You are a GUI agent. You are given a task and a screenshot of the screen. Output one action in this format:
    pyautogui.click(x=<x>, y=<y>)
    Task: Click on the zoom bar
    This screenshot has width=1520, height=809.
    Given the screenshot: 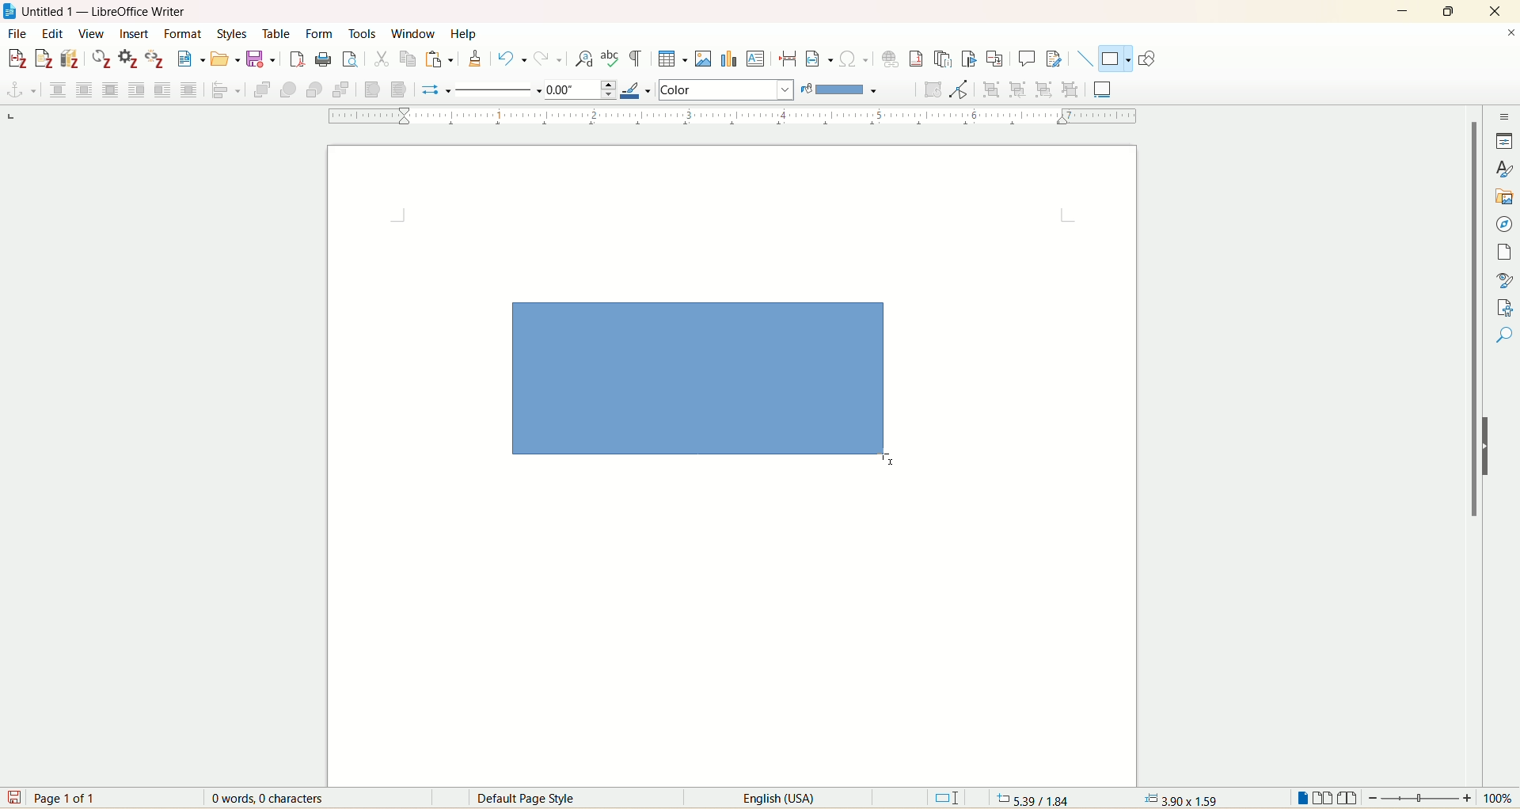 What is the action you would take?
    pyautogui.click(x=1420, y=797)
    